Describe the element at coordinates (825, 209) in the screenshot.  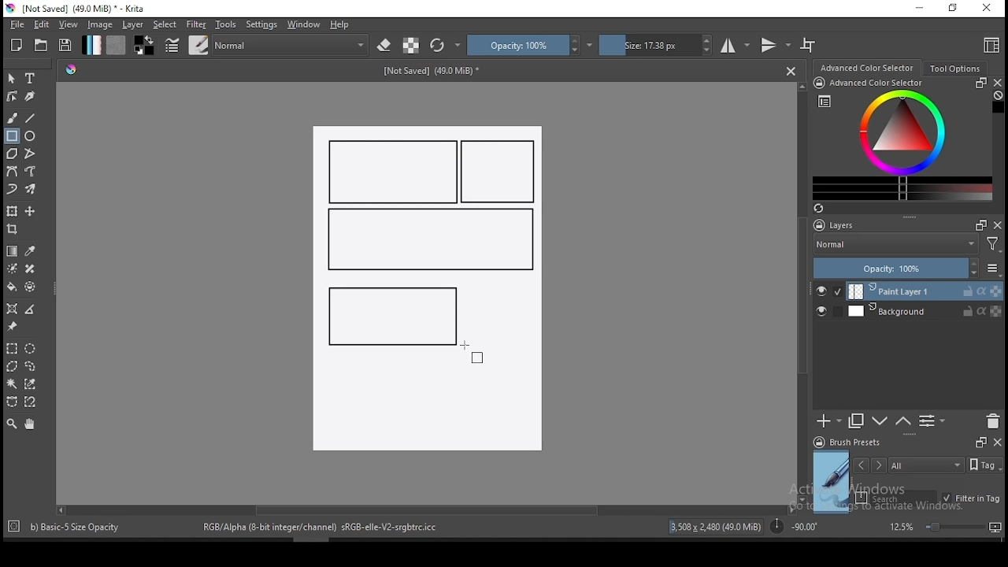
I see `Refresh` at that location.